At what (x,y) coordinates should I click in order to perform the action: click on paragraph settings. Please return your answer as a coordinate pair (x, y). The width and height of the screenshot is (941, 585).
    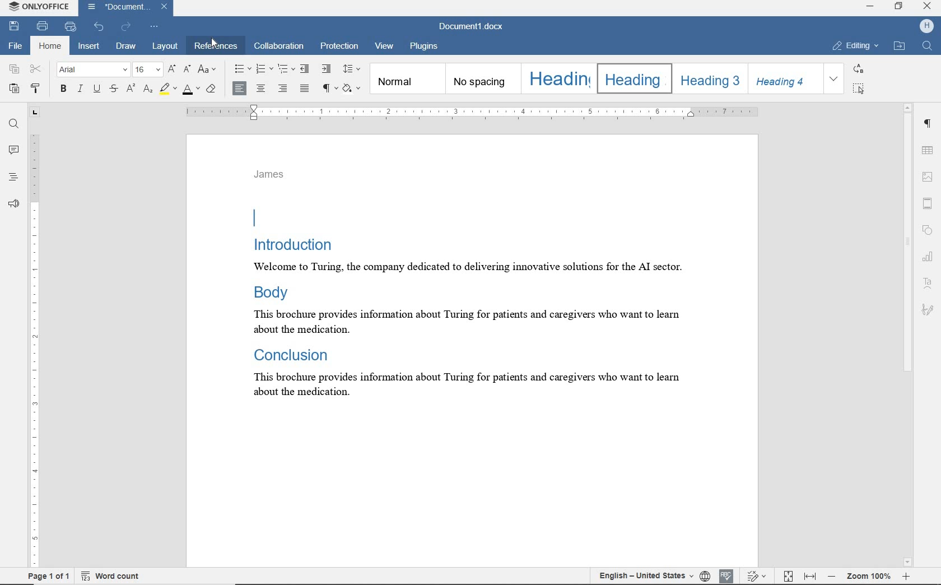
    Looking at the image, I should click on (929, 126).